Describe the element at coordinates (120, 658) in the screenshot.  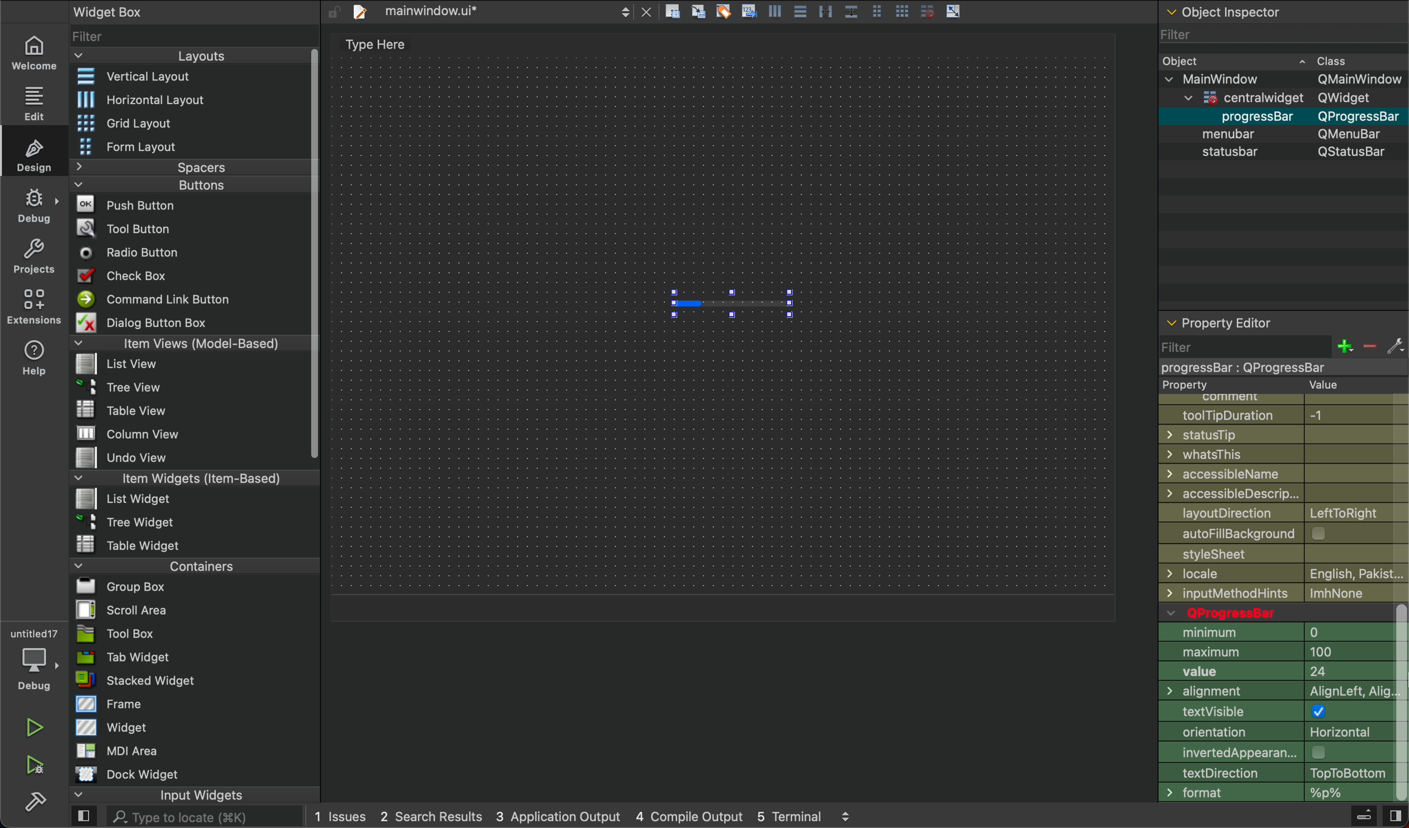
I see `Tab Widget` at that location.